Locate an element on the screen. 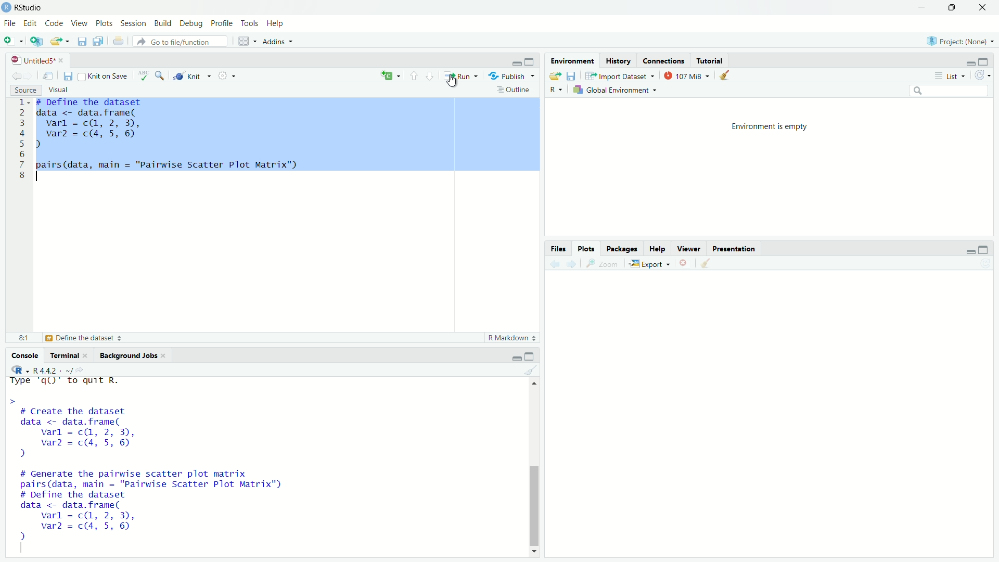 This screenshot has height=562, width=999. 1 2 3 4 5 6 7 8 is located at coordinates (21, 141).